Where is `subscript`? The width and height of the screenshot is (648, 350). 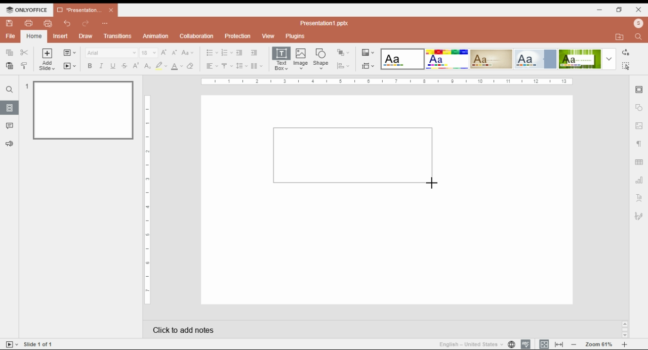
subscript is located at coordinates (147, 66).